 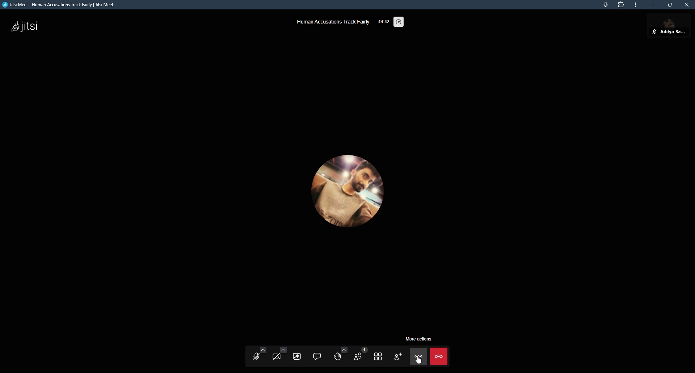 What do you see at coordinates (397, 356) in the screenshot?
I see `invite people` at bounding box center [397, 356].